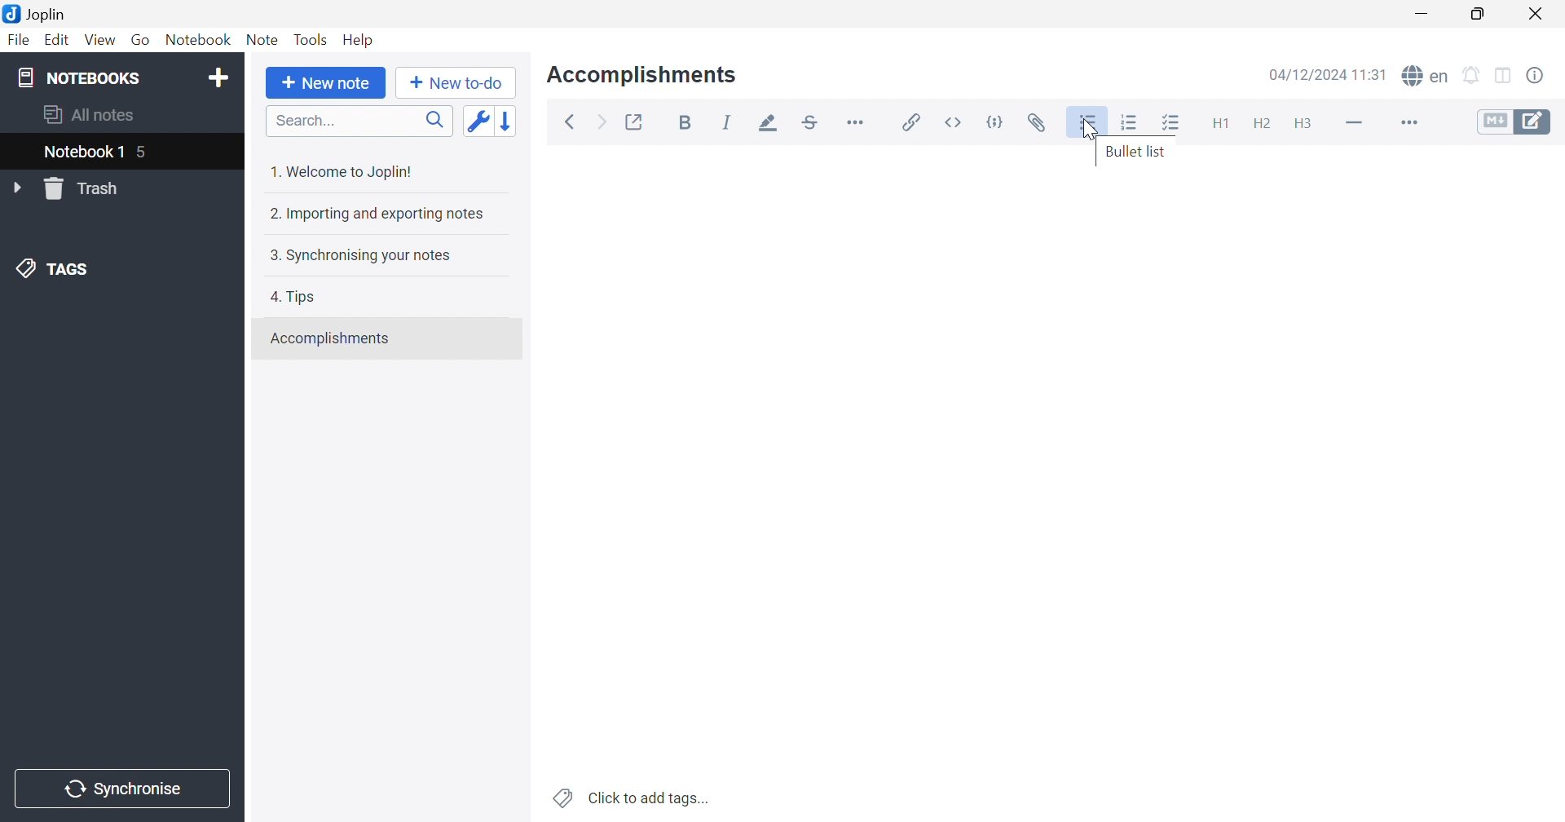  I want to click on Accomplishments, so click(332, 338).